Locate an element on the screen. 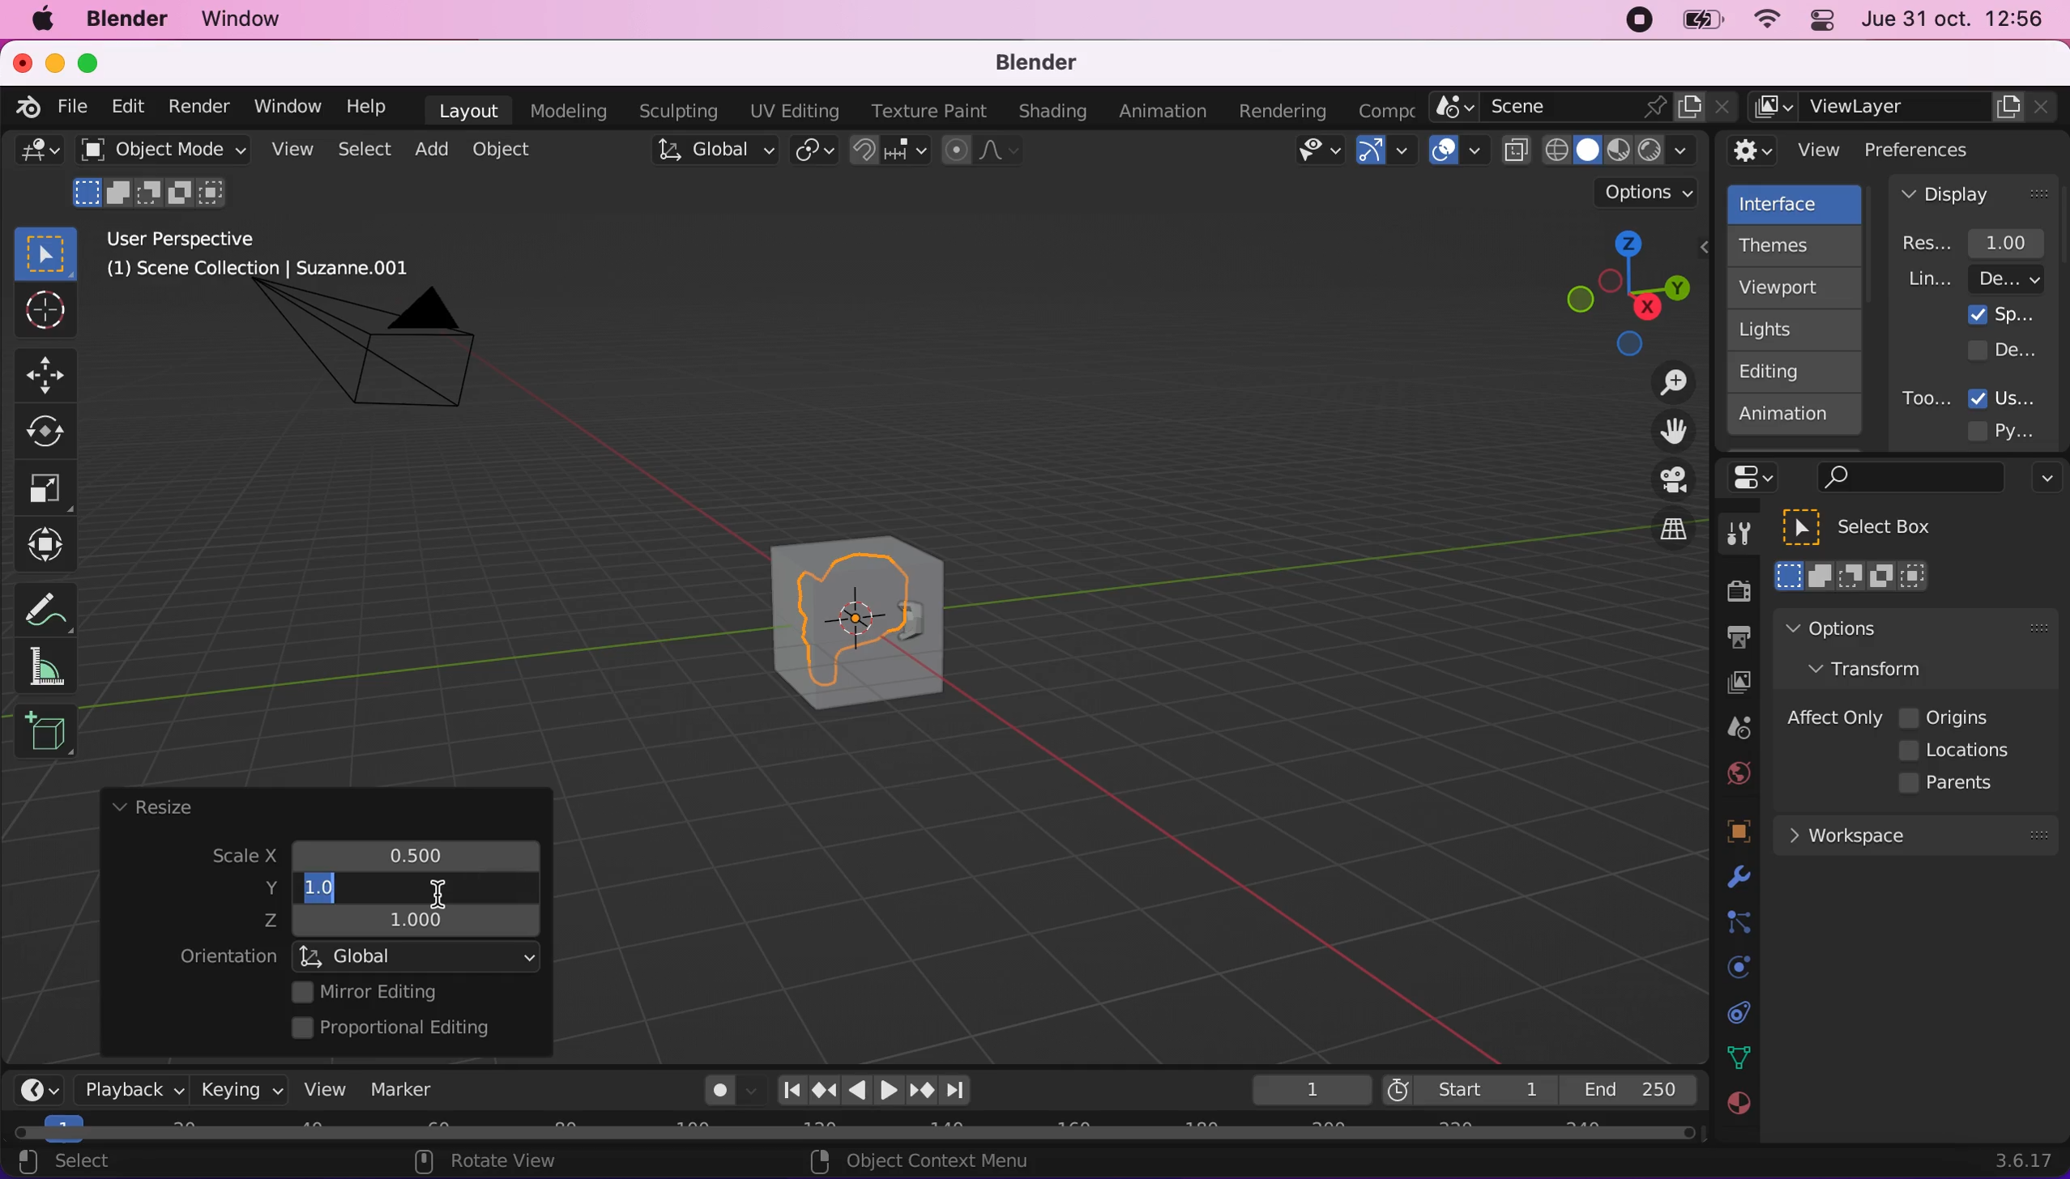  autokeying is located at coordinates (720, 1095).